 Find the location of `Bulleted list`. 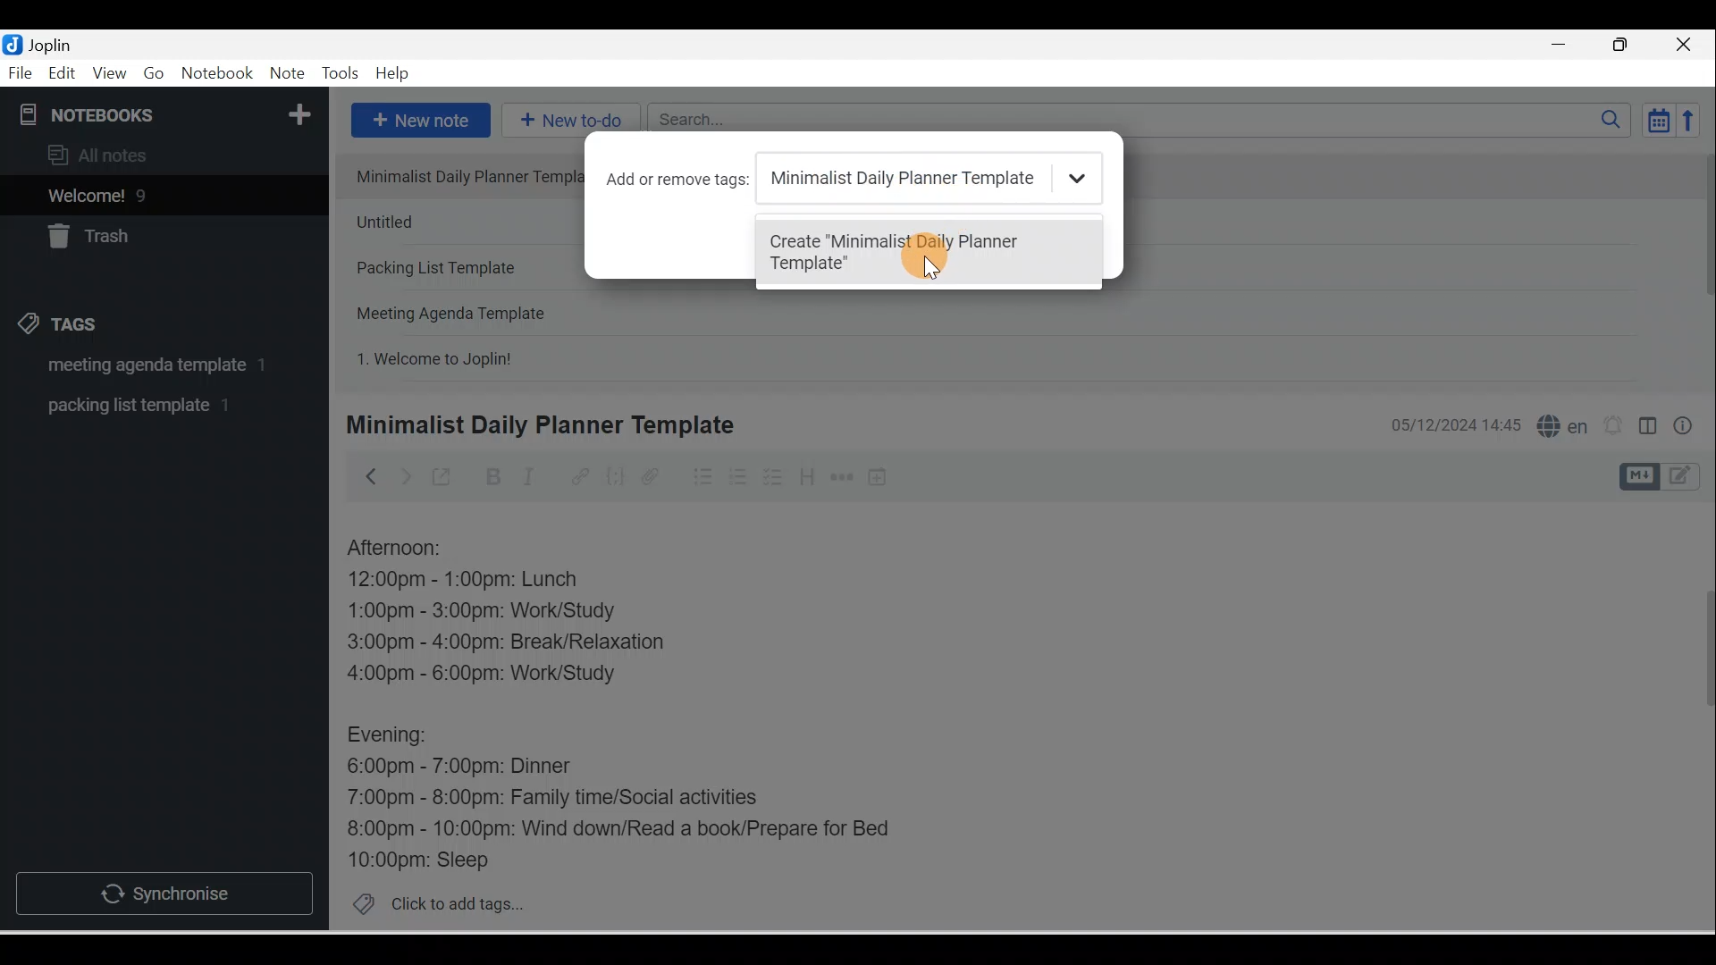

Bulleted list is located at coordinates (699, 476).